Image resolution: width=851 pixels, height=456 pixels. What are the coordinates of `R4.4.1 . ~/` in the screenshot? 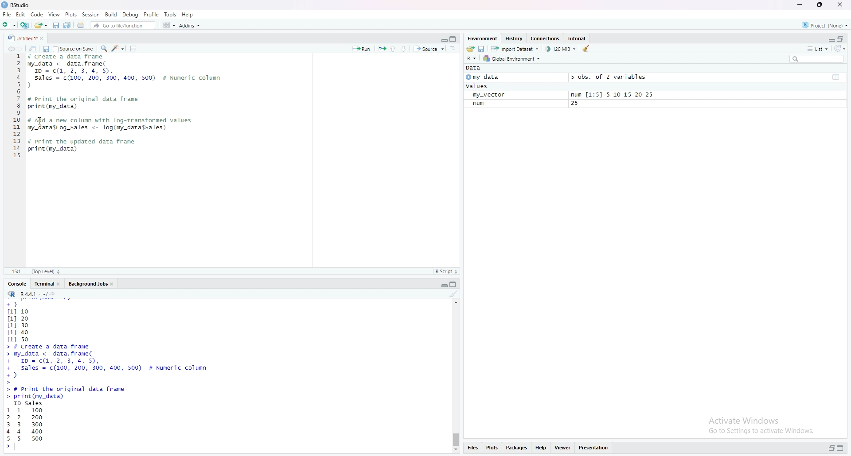 It's located at (35, 295).